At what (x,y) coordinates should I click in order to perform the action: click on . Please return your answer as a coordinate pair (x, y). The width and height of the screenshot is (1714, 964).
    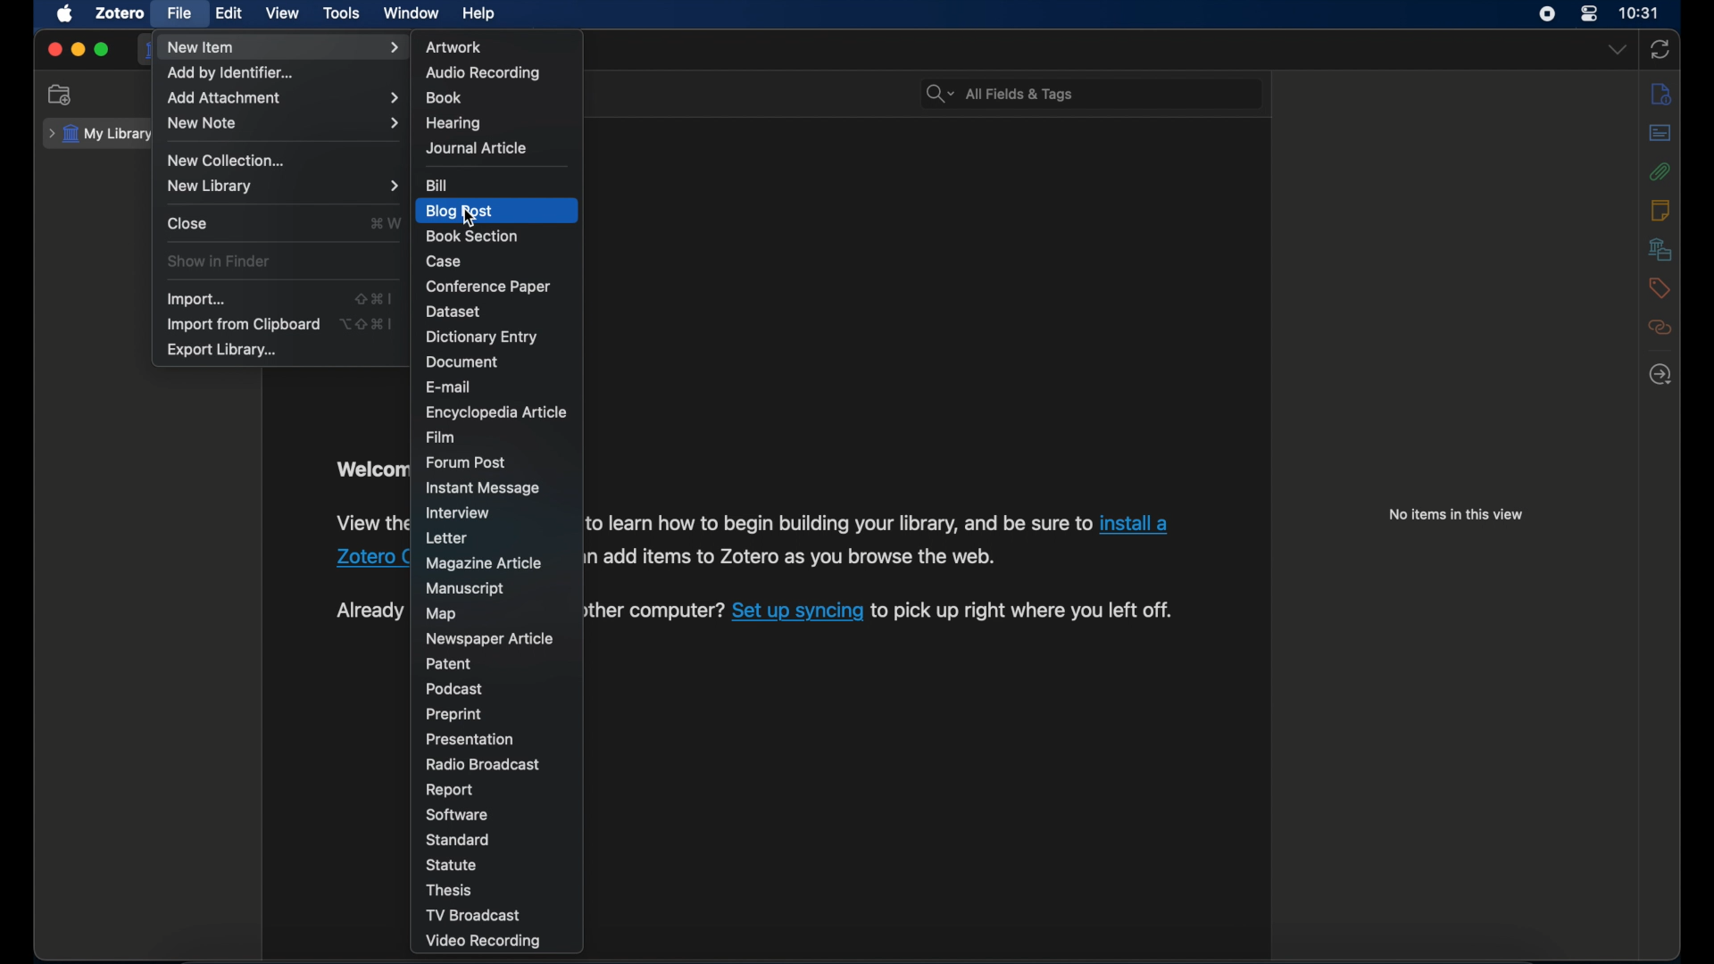
    Looking at the image, I should click on (655, 611).